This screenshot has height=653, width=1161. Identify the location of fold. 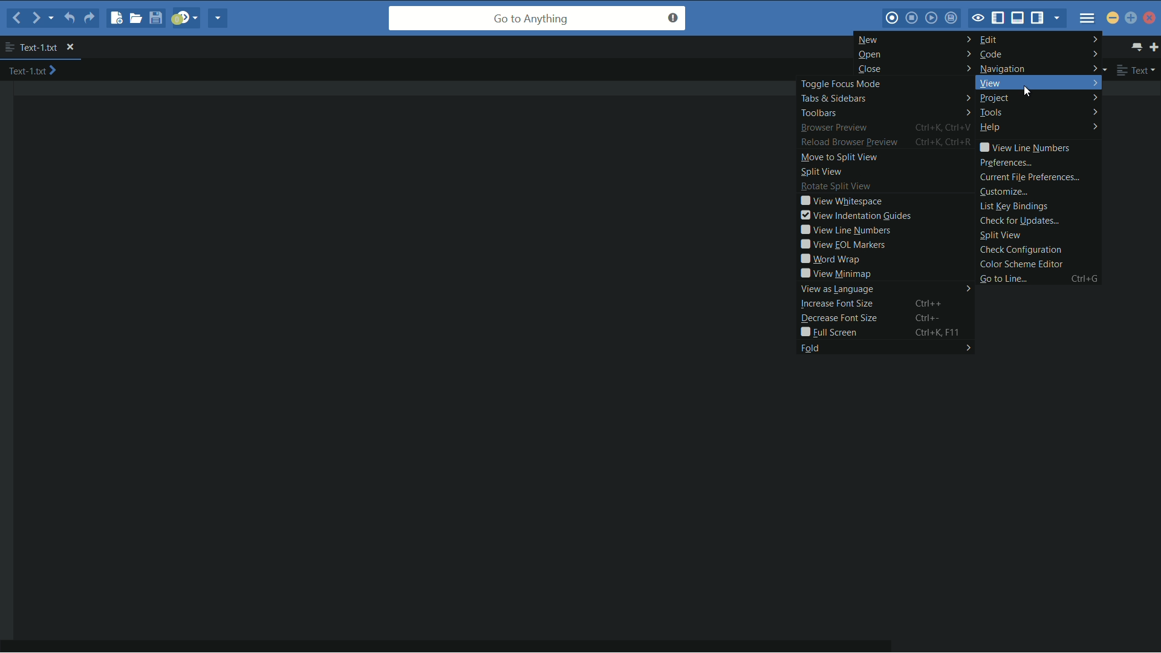
(885, 349).